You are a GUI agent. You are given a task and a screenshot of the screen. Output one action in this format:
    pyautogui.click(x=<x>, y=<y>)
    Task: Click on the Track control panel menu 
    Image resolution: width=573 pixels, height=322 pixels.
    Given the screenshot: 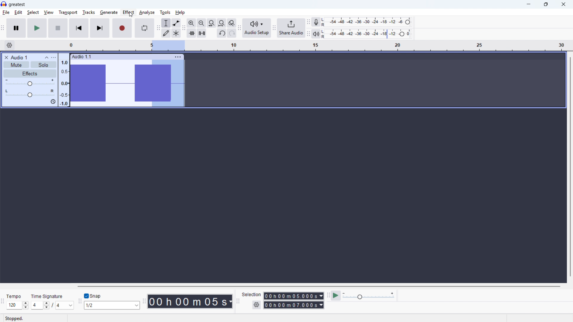 What is the action you would take?
    pyautogui.click(x=53, y=58)
    